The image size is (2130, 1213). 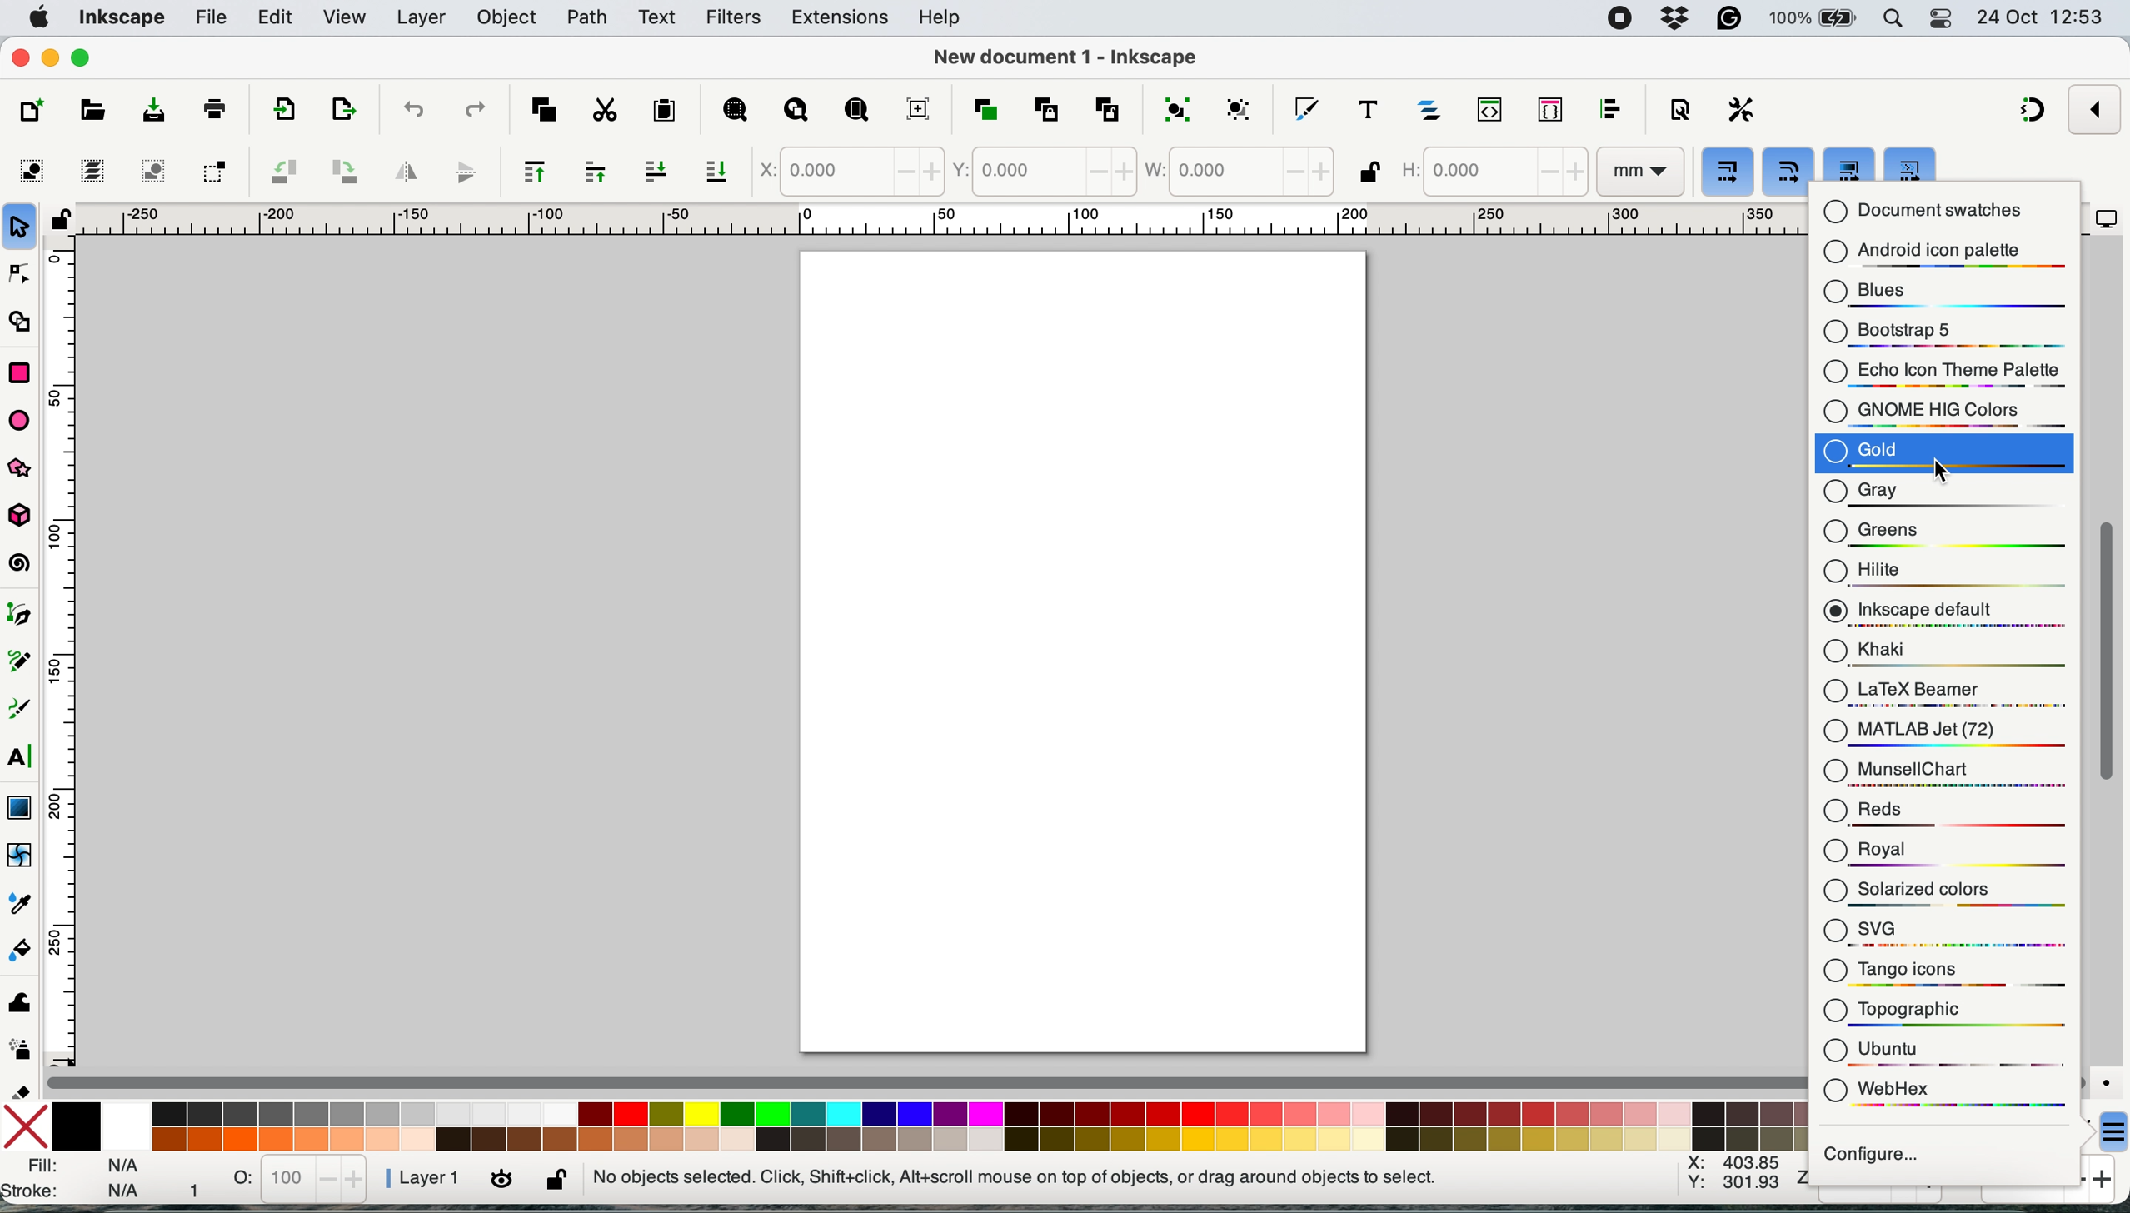 I want to click on gold, so click(x=1945, y=452).